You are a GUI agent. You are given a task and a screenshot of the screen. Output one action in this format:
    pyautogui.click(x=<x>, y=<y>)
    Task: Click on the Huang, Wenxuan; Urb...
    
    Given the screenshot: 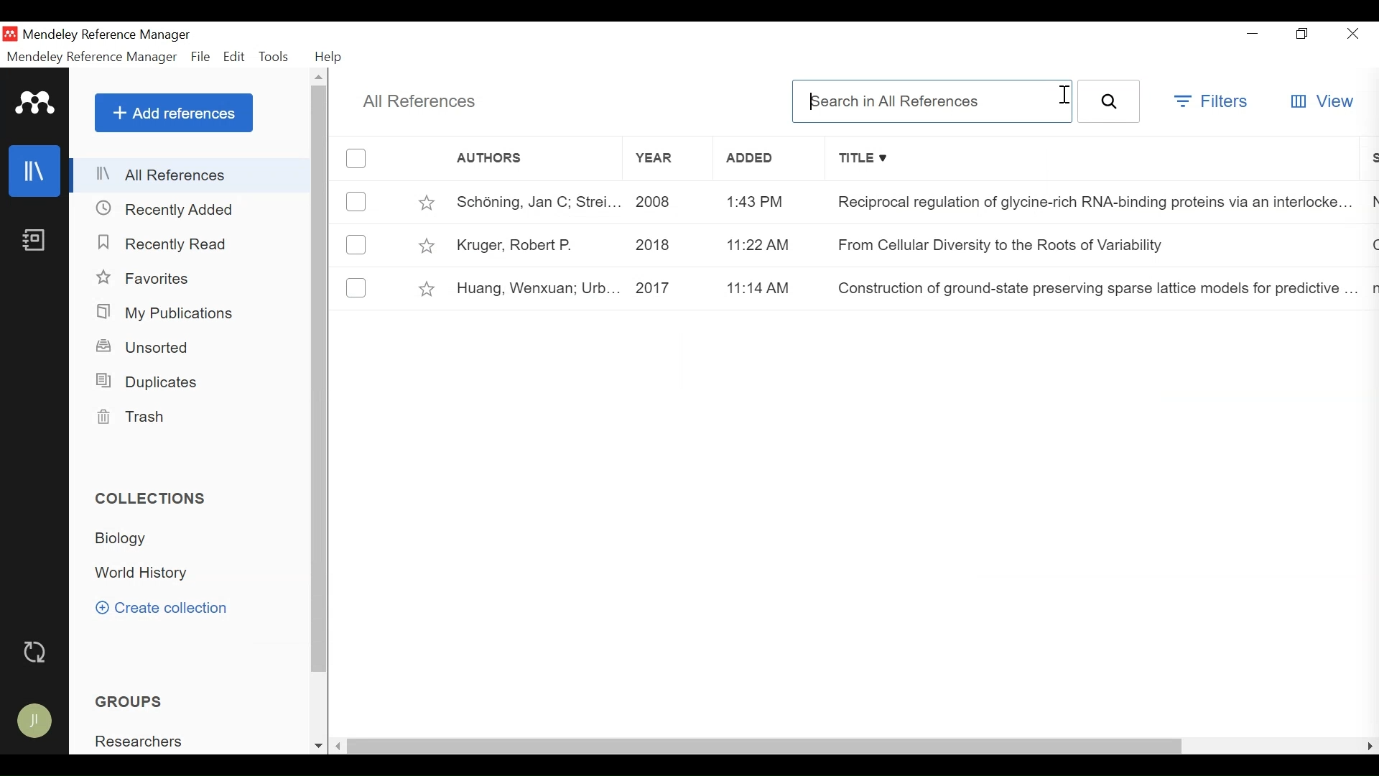 What is the action you would take?
    pyautogui.click(x=534, y=290)
    